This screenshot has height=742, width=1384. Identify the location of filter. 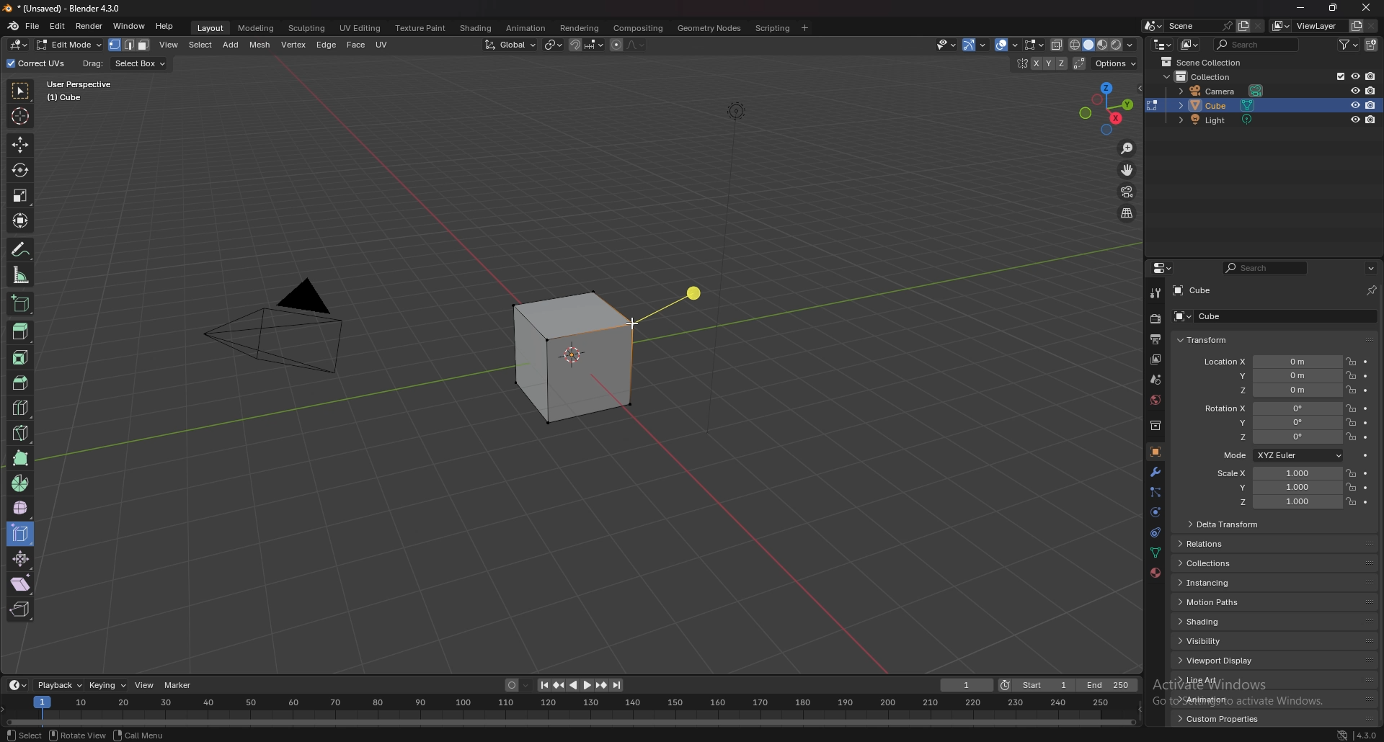
(1350, 44).